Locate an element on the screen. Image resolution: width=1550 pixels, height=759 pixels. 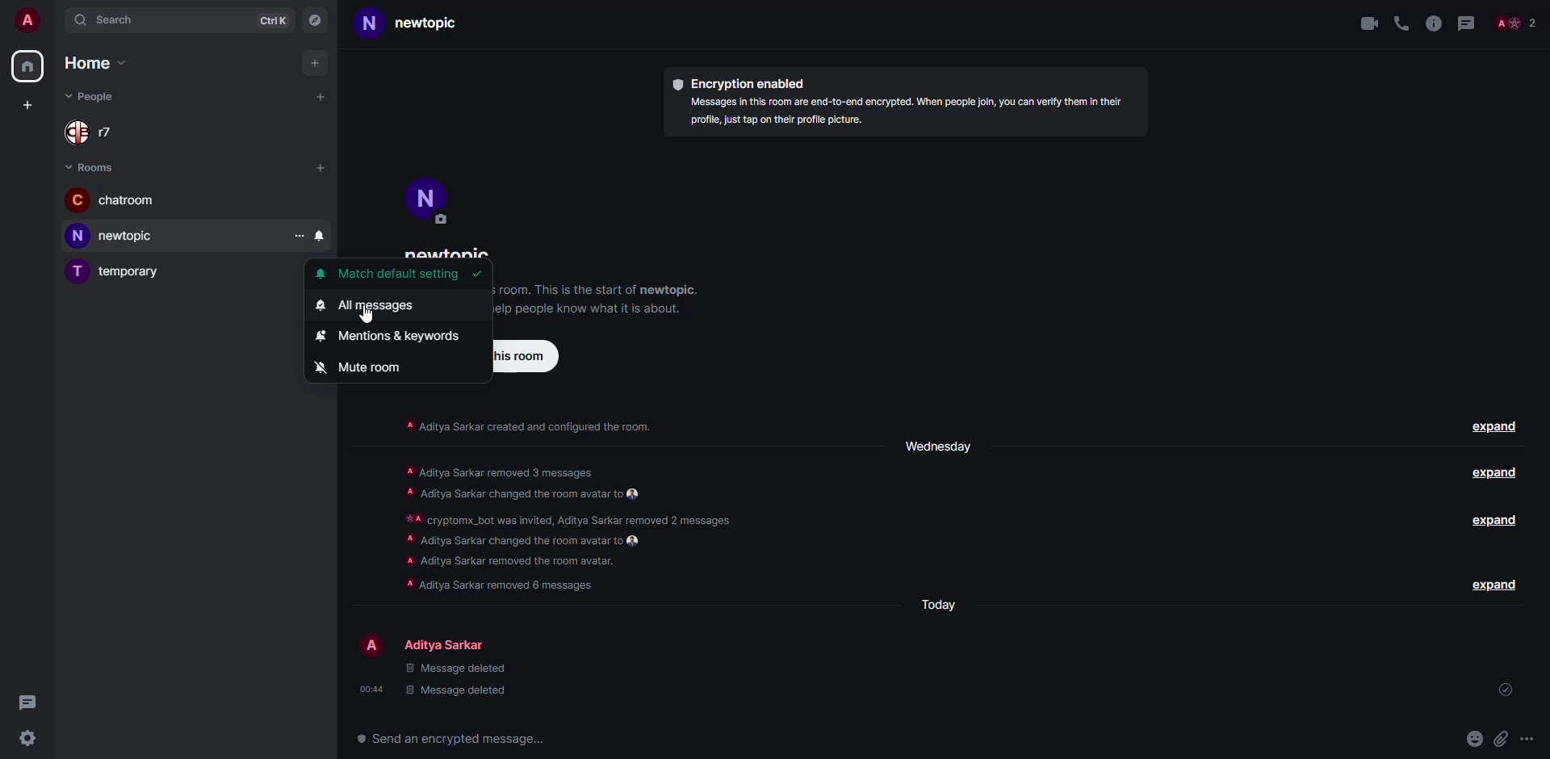
cursor is located at coordinates (367, 318).